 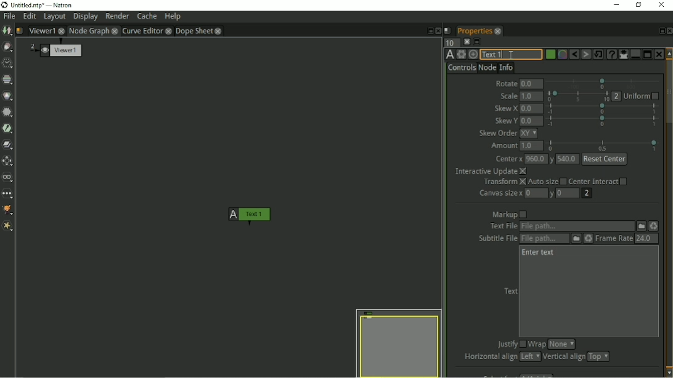 I want to click on Merge panel, so click(x=635, y=54).